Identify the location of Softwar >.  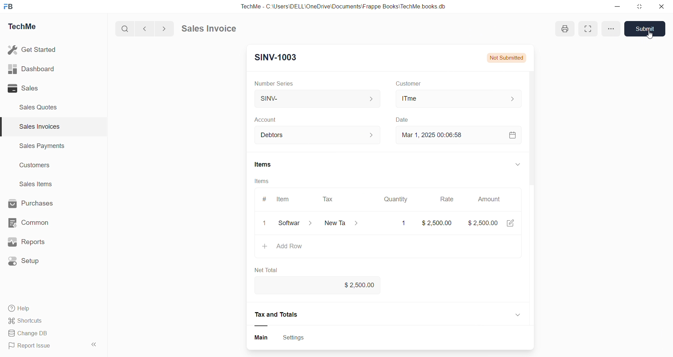
(294, 223).